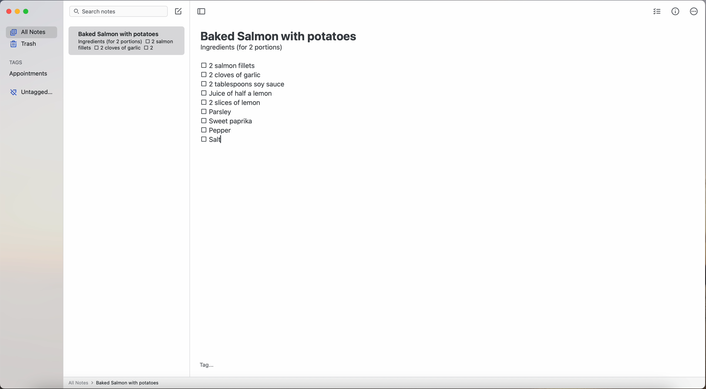 This screenshot has height=389, width=706. What do you see at coordinates (85, 48) in the screenshot?
I see `fillets` at bounding box center [85, 48].